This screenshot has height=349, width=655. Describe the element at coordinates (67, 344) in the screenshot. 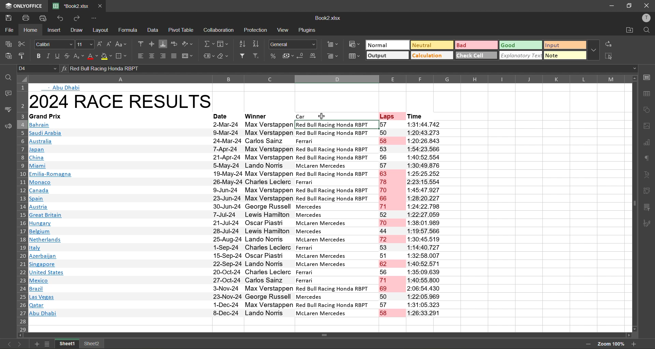

I see `sheet 1` at that location.